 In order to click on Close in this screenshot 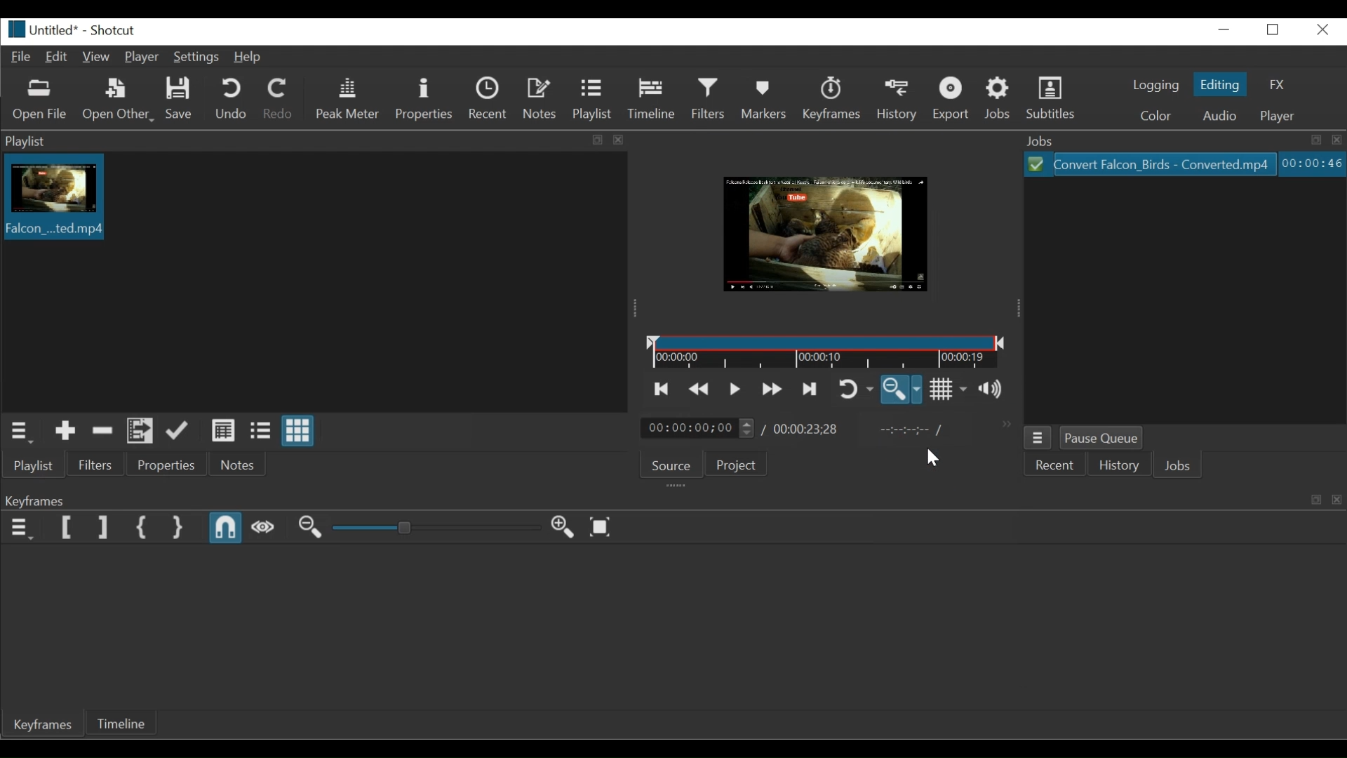, I will do `click(1322, 29)`.